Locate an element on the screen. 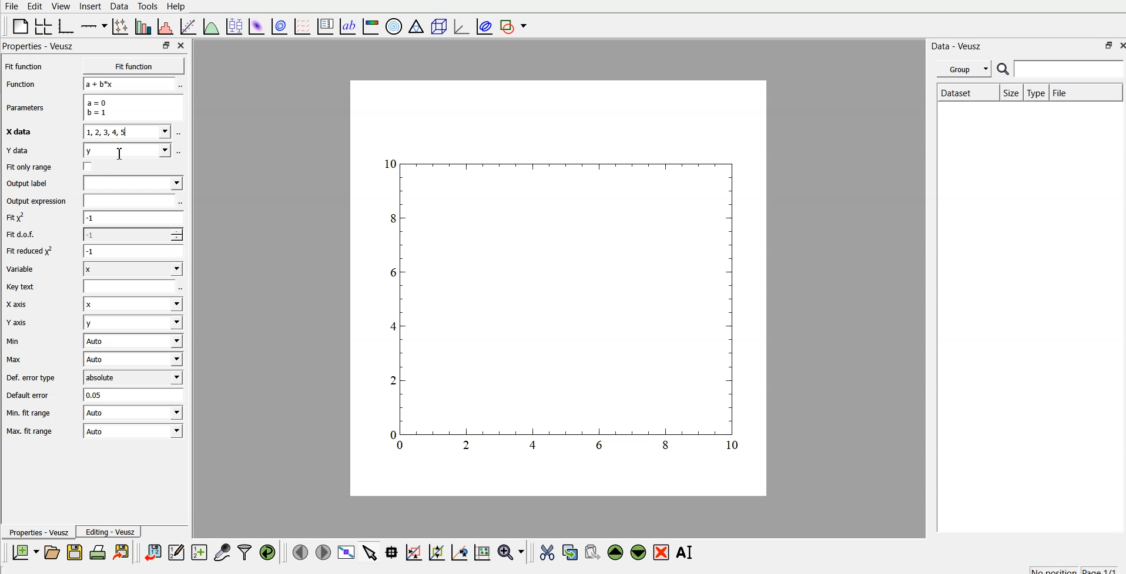  save is located at coordinates (75, 553).